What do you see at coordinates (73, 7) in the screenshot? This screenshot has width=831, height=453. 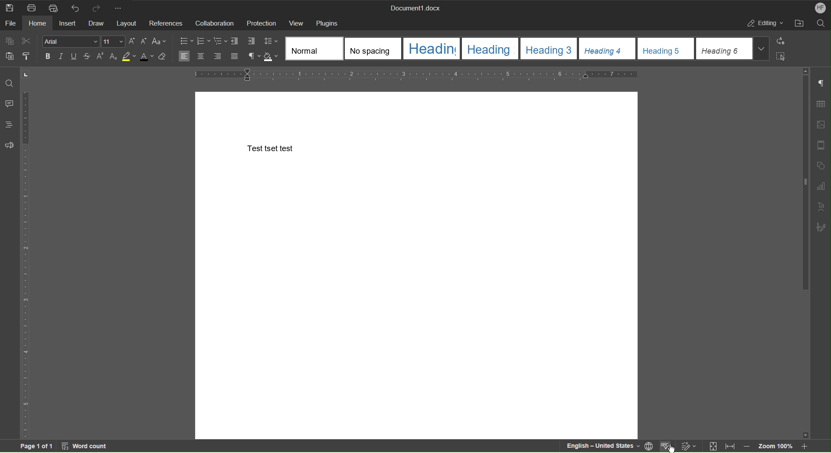 I see `Undo` at bounding box center [73, 7].